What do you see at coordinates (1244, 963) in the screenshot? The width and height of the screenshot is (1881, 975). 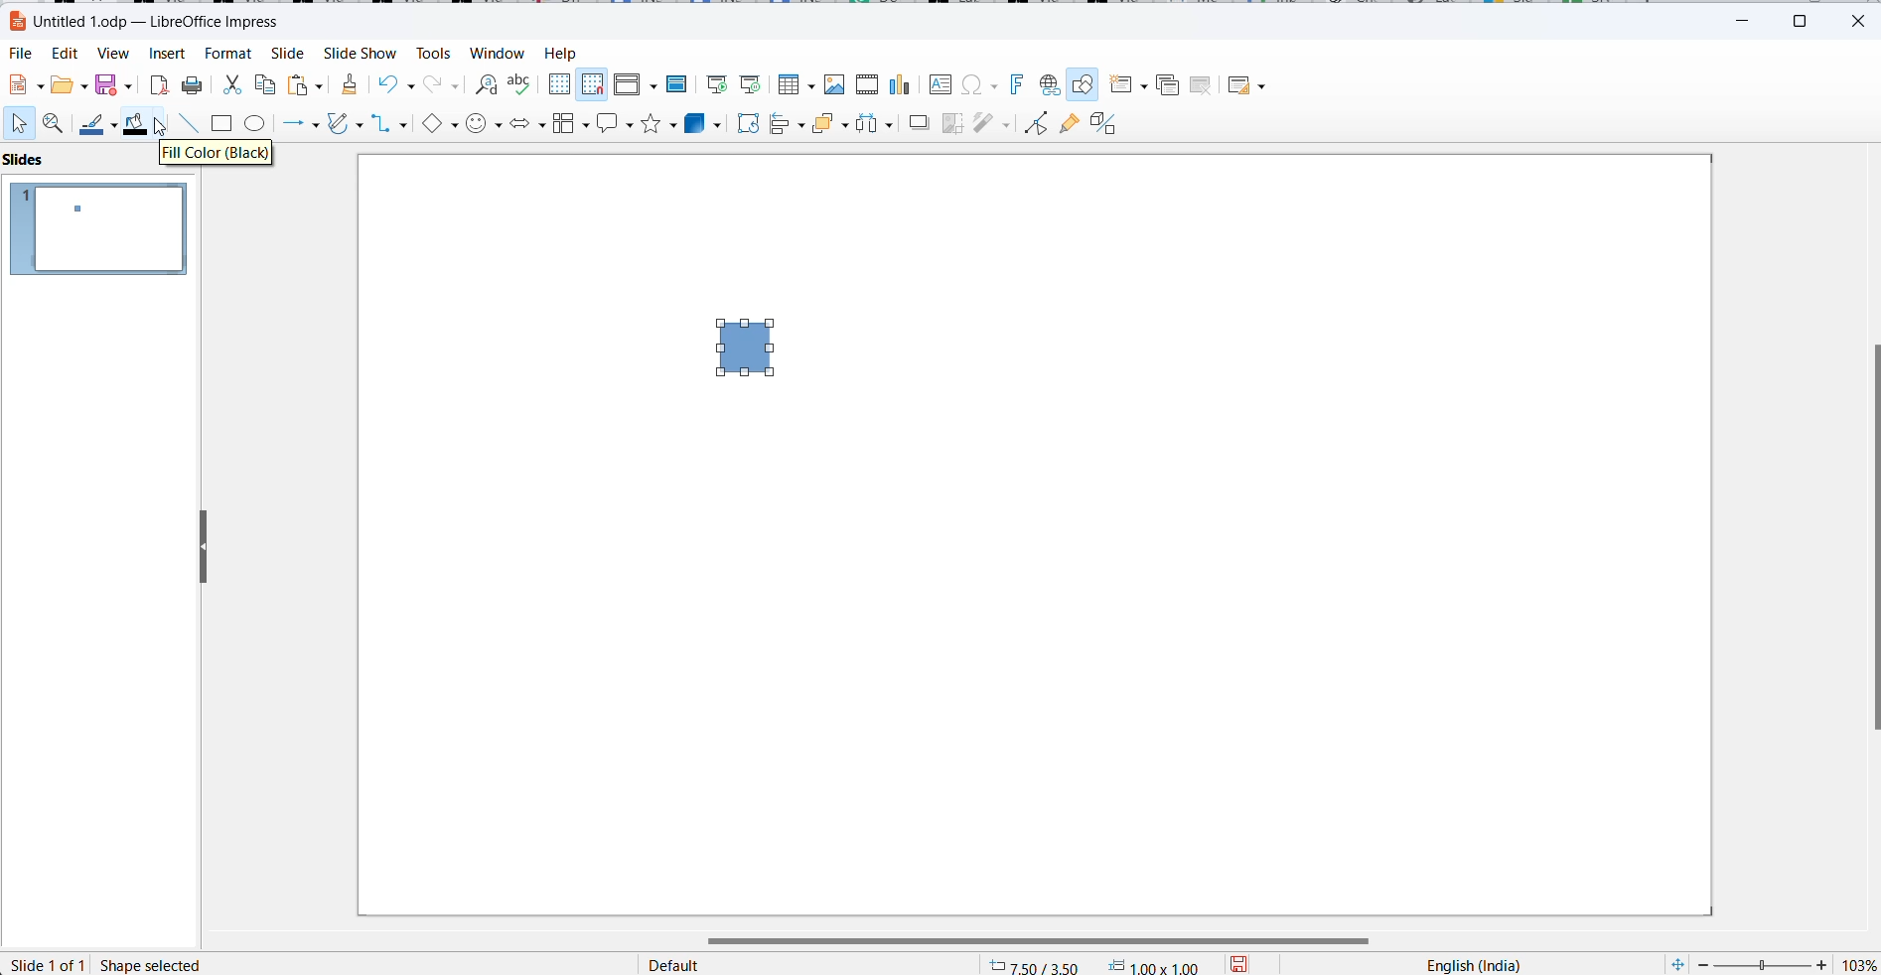 I see `save options` at bounding box center [1244, 963].